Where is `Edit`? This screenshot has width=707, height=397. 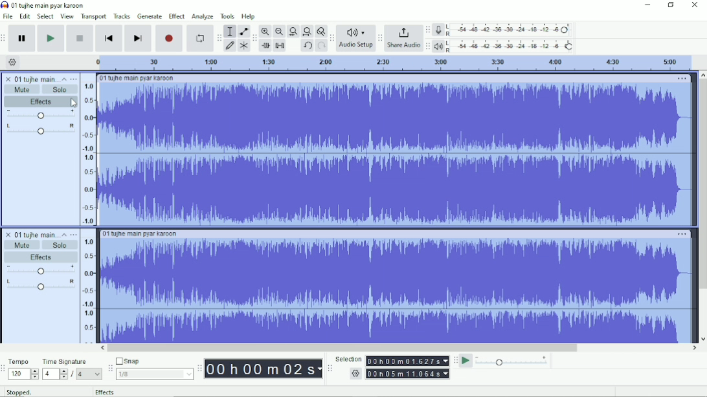 Edit is located at coordinates (25, 17).